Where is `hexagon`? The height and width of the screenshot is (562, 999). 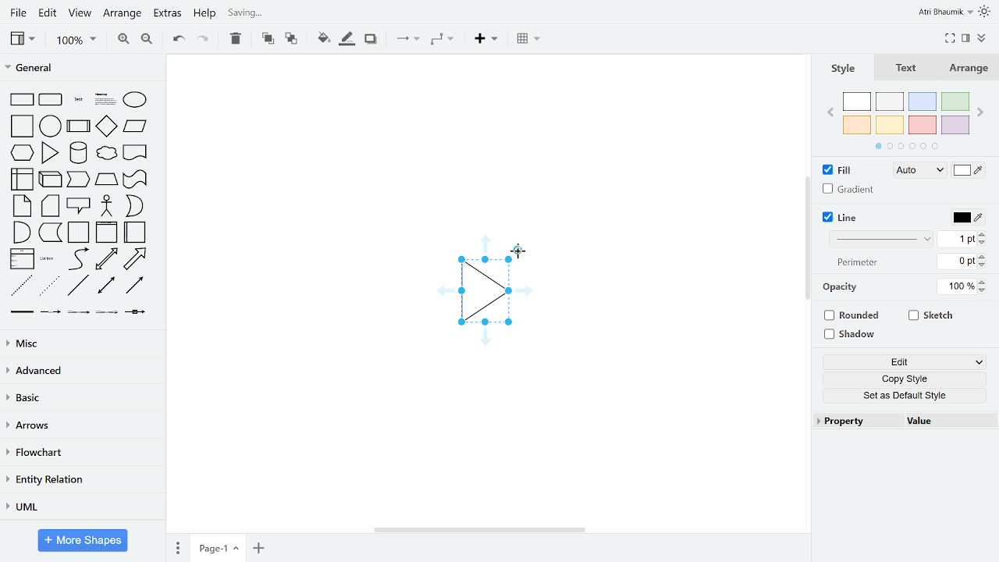 hexagon is located at coordinates (20, 152).